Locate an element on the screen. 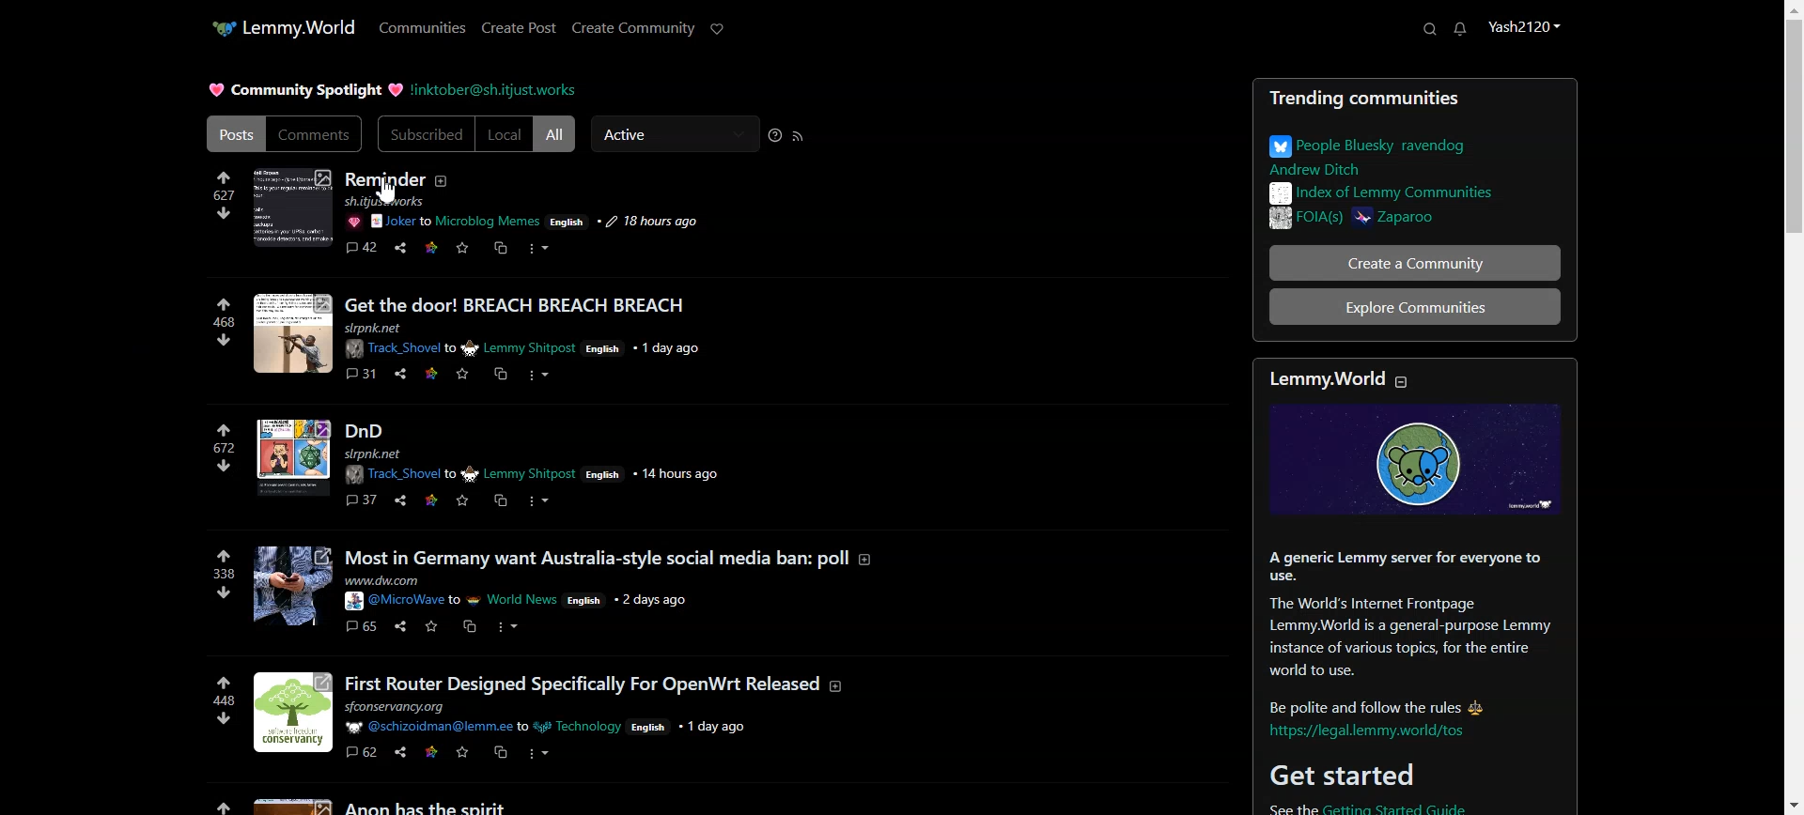 This screenshot has height=815, width=1804. 18 hours ago is located at coordinates (645, 221).